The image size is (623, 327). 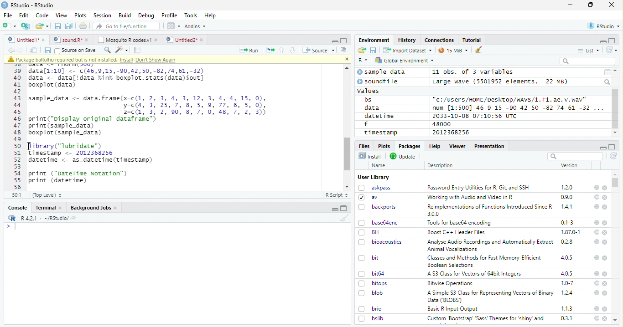 What do you see at coordinates (18, 128) in the screenshot?
I see `Numbering line` at bounding box center [18, 128].